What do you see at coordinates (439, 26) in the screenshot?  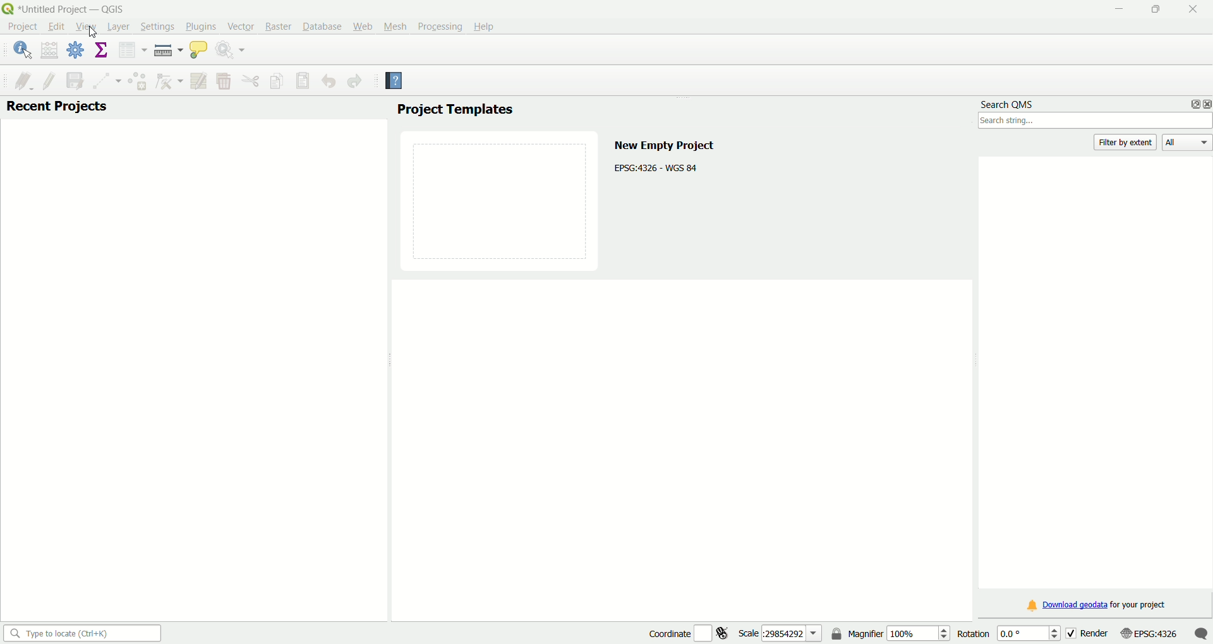 I see `Processing` at bounding box center [439, 26].